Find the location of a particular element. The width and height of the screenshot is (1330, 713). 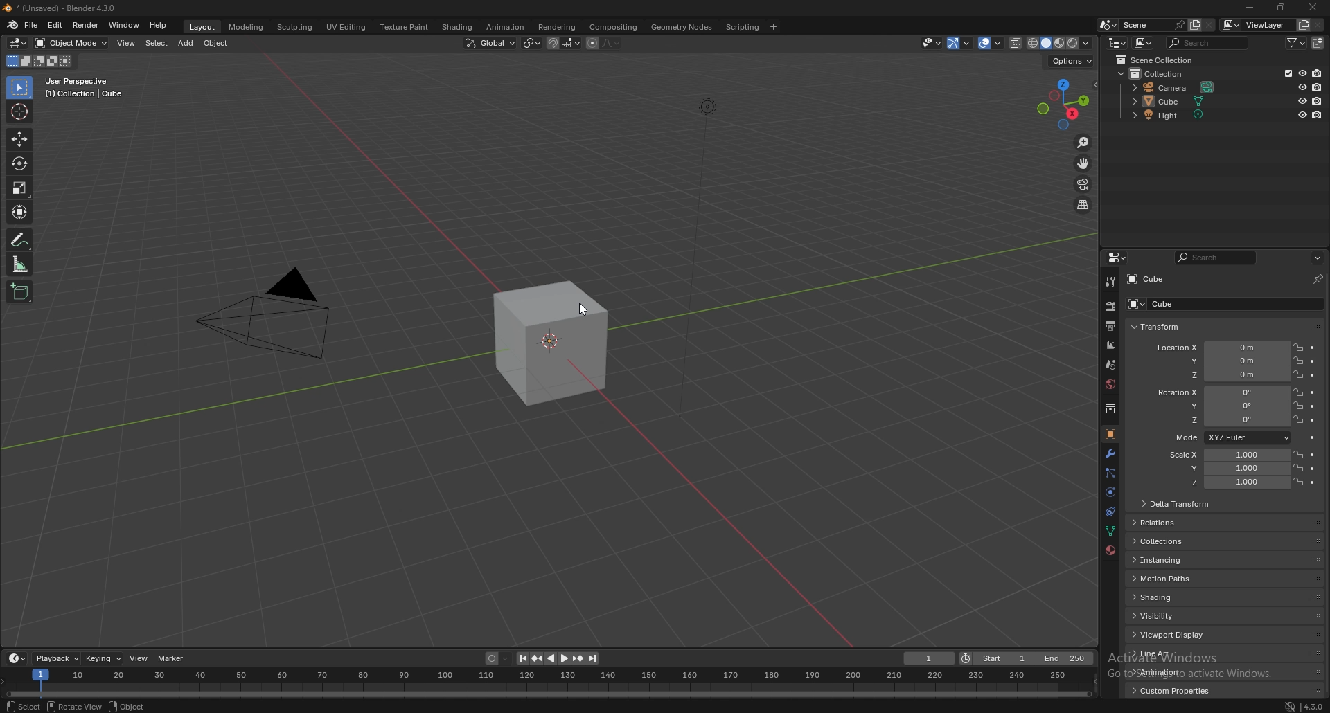

location x is located at coordinates (1218, 348).